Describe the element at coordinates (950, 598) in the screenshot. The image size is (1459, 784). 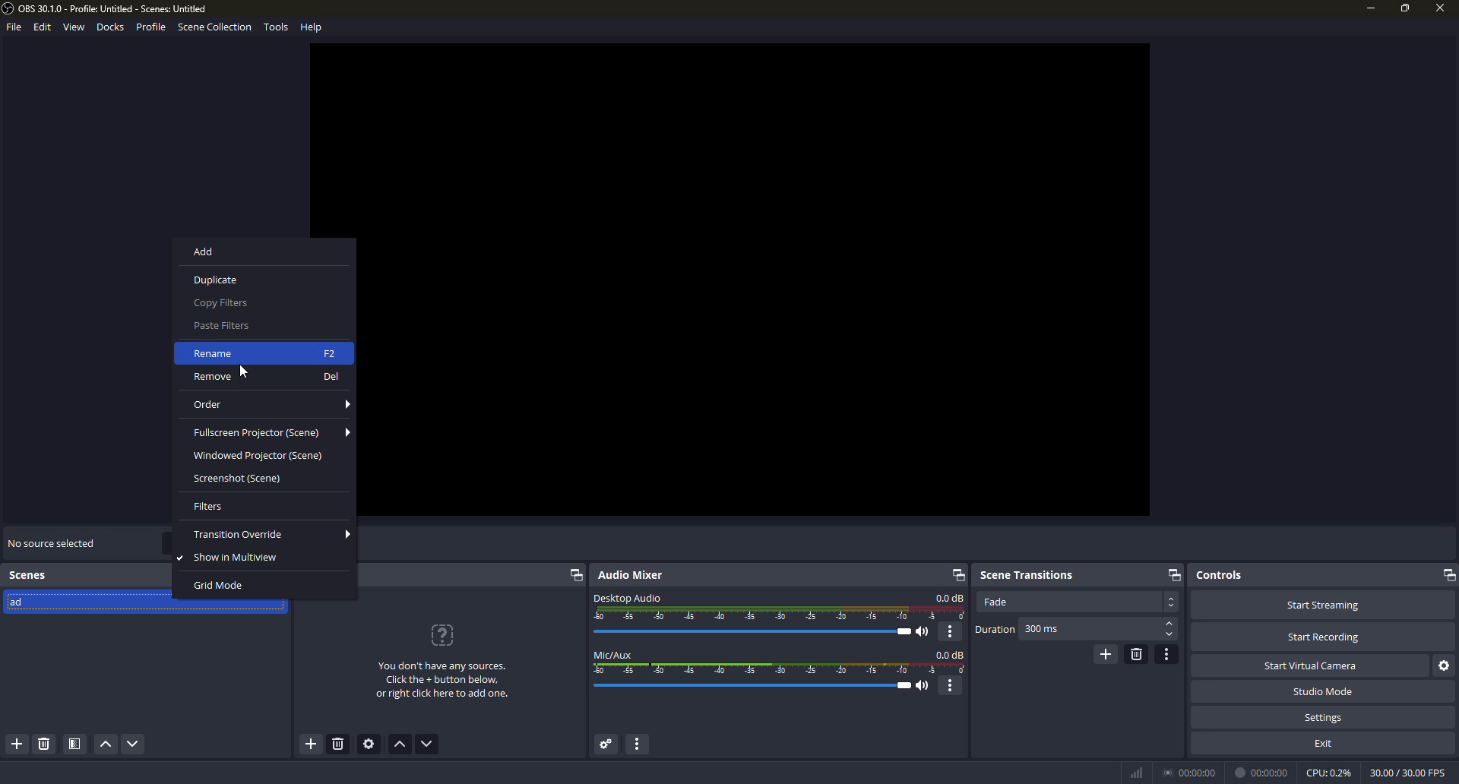
I see `db` at that location.